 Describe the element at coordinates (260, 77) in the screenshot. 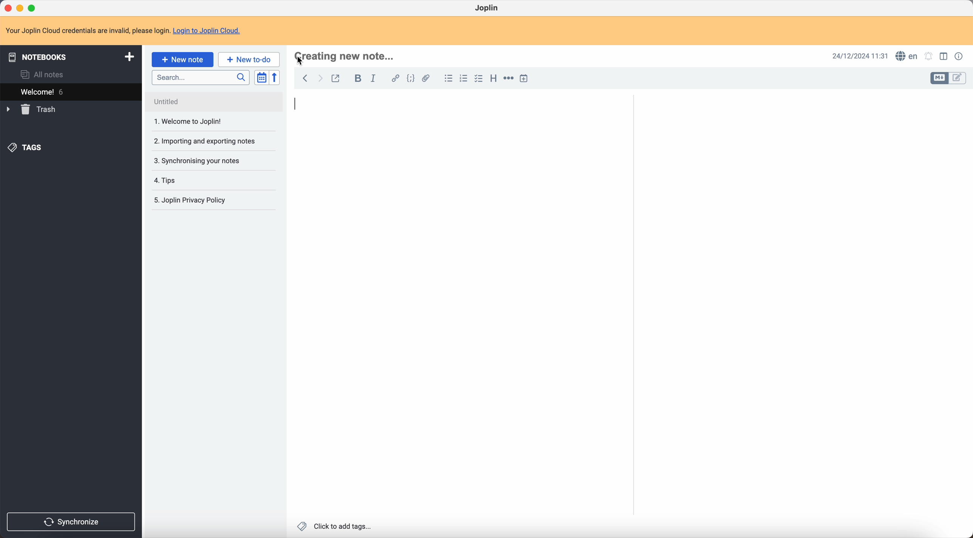

I see `toggle sort order field` at that location.